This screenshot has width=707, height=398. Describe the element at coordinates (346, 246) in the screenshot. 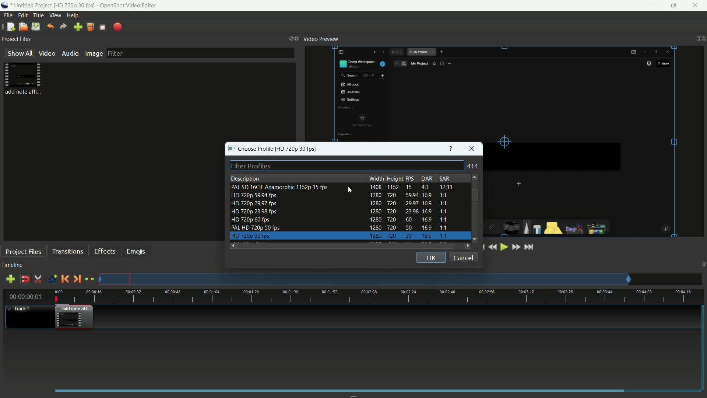

I see `scroll bar` at that location.